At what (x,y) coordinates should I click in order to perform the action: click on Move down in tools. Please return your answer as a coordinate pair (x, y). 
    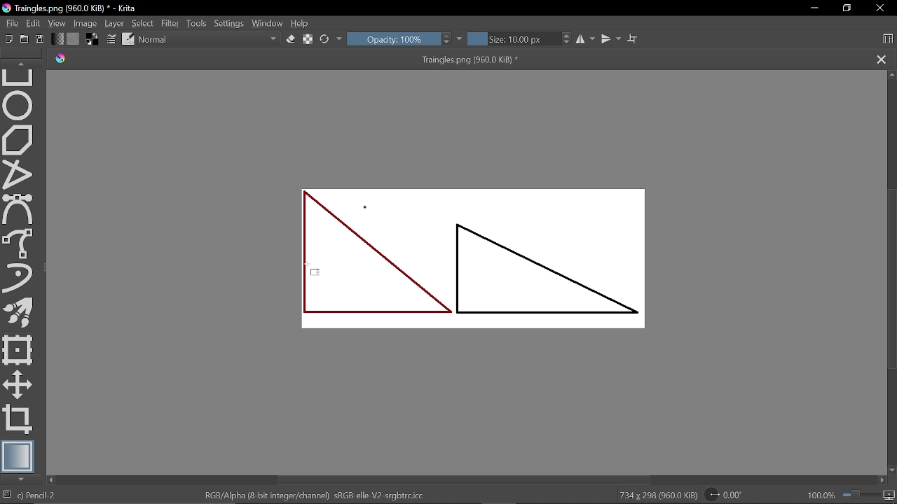
    Looking at the image, I should click on (22, 479).